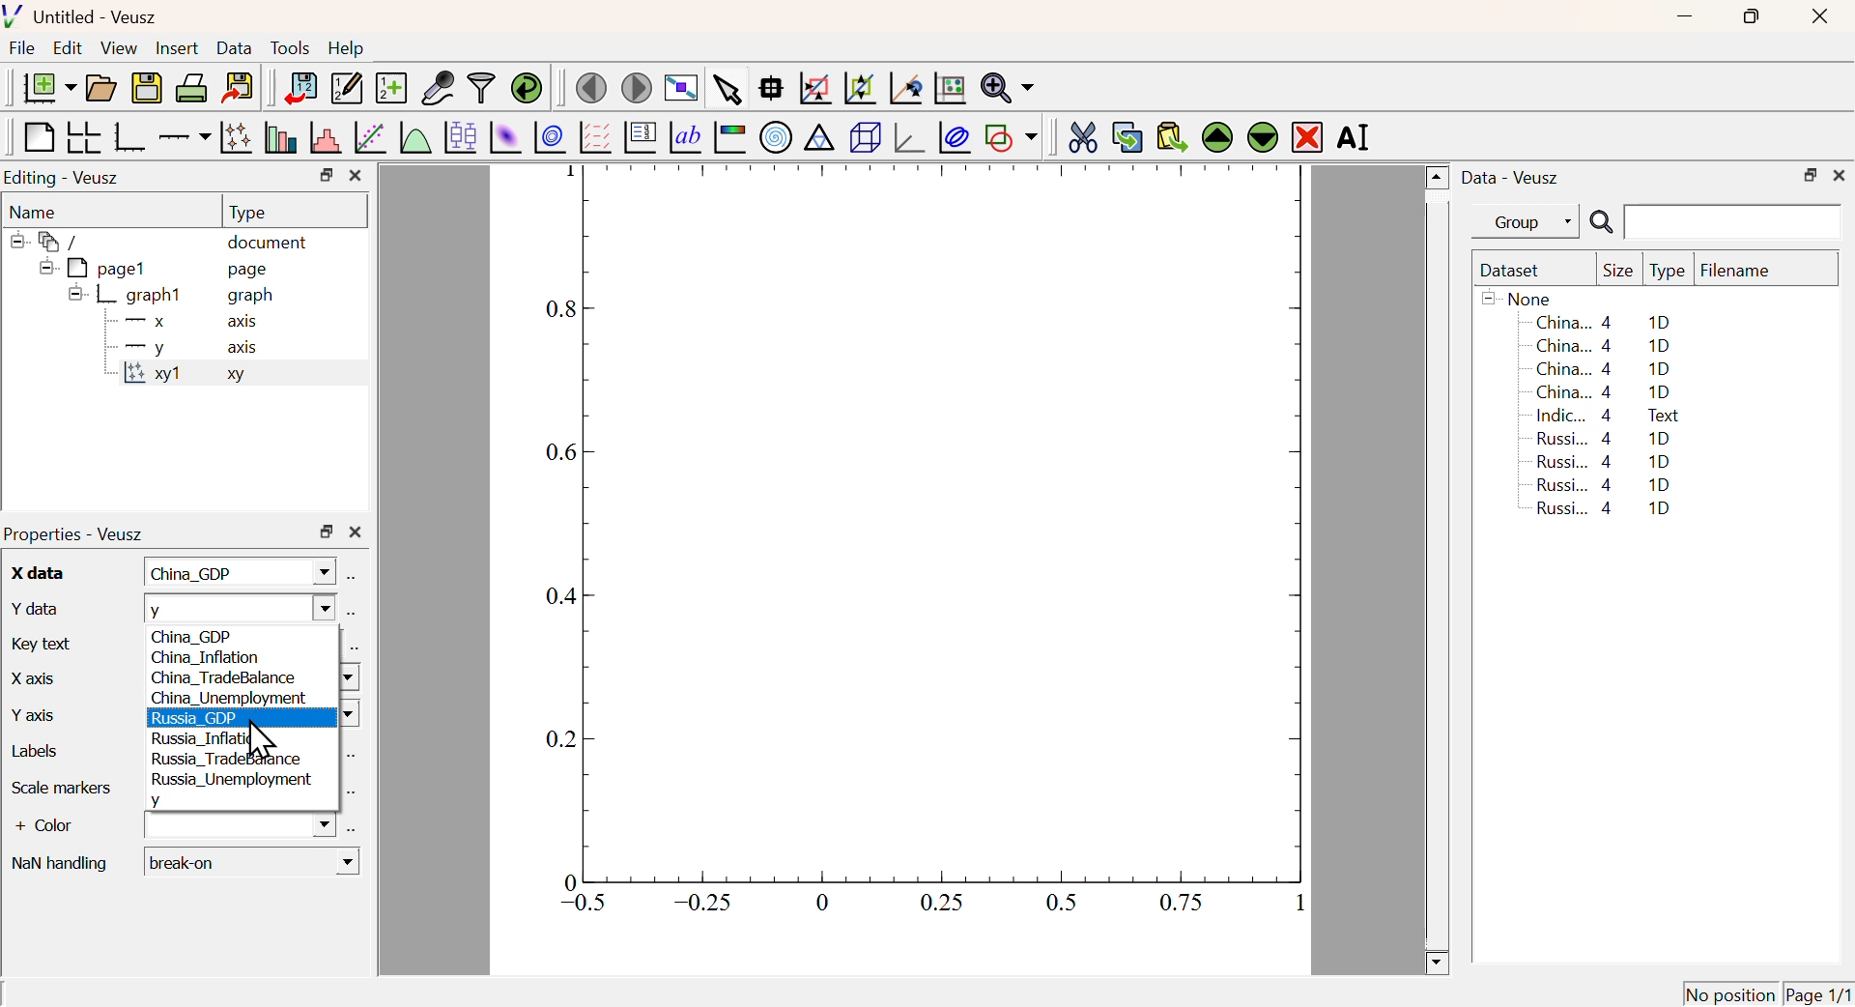  I want to click on Draw rectangle to zoom graph axis, so click(813, 88).